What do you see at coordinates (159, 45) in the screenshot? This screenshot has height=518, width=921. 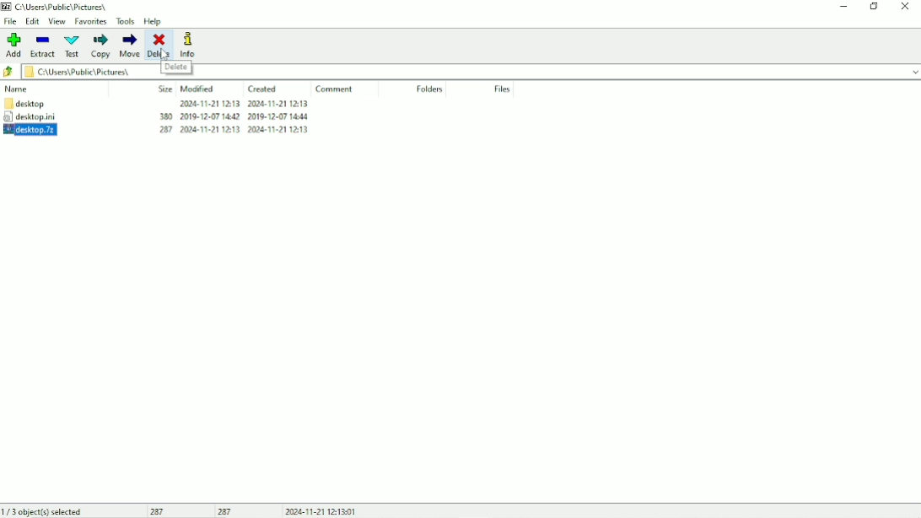 I see `Delete` at bounding box center [159, 45].